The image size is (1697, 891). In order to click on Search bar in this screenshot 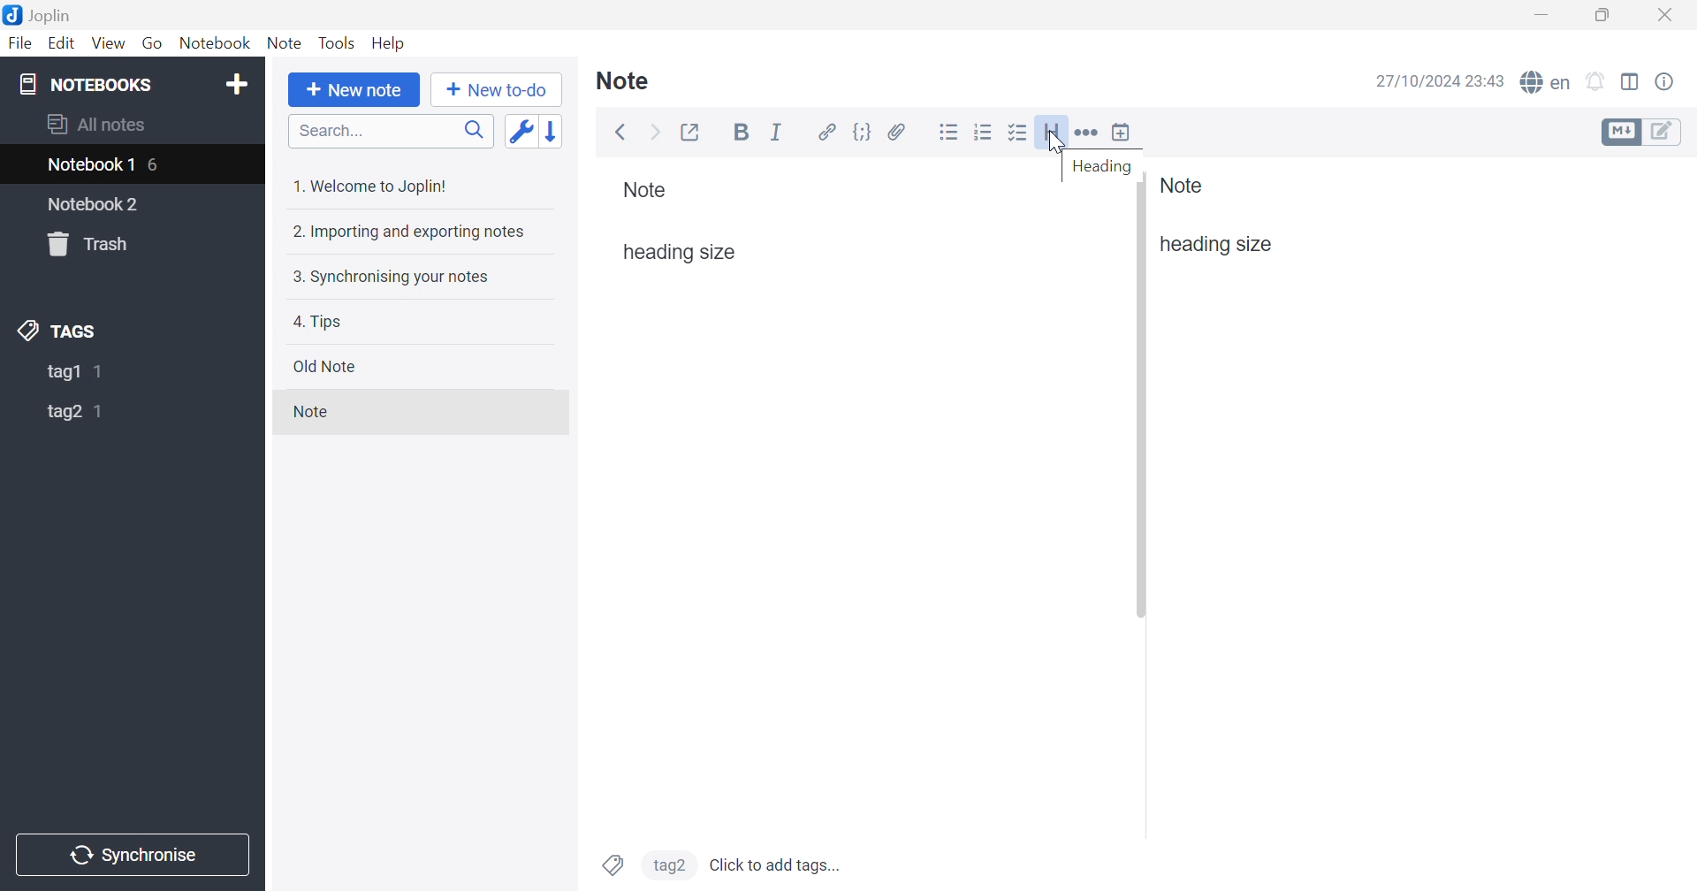, I will do `click(391, 131)`.